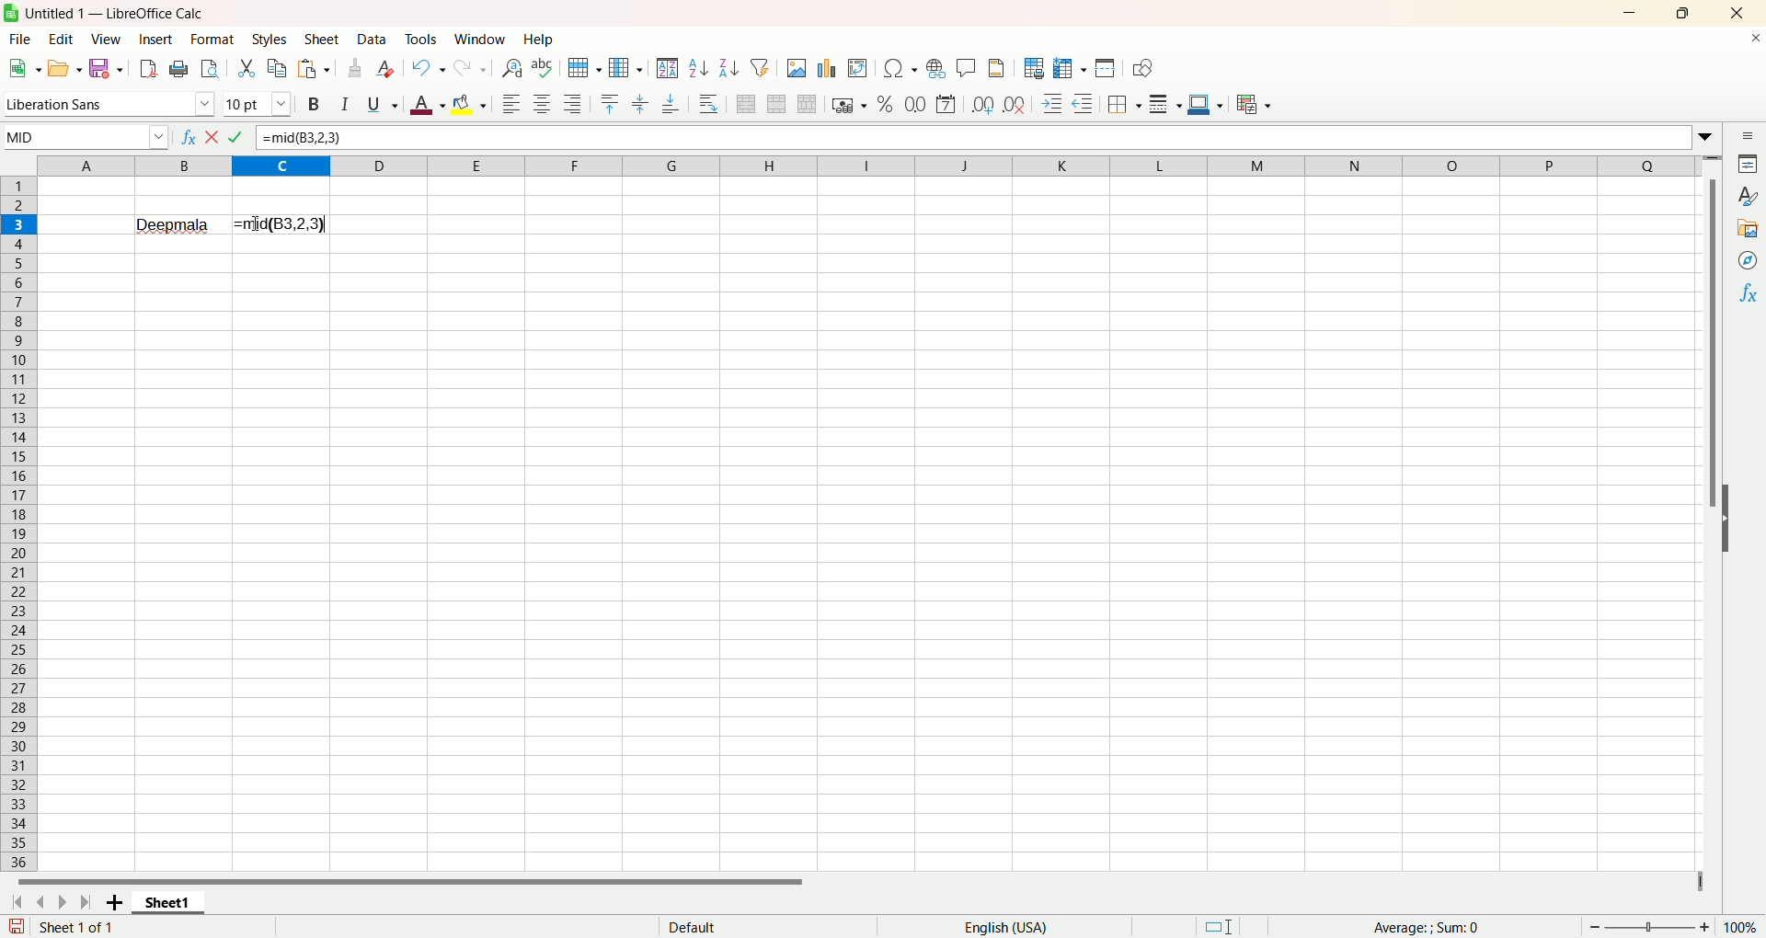  Describe the element at coordinates (747, 103) in the screenshot. I see `Merge and center` at that location.